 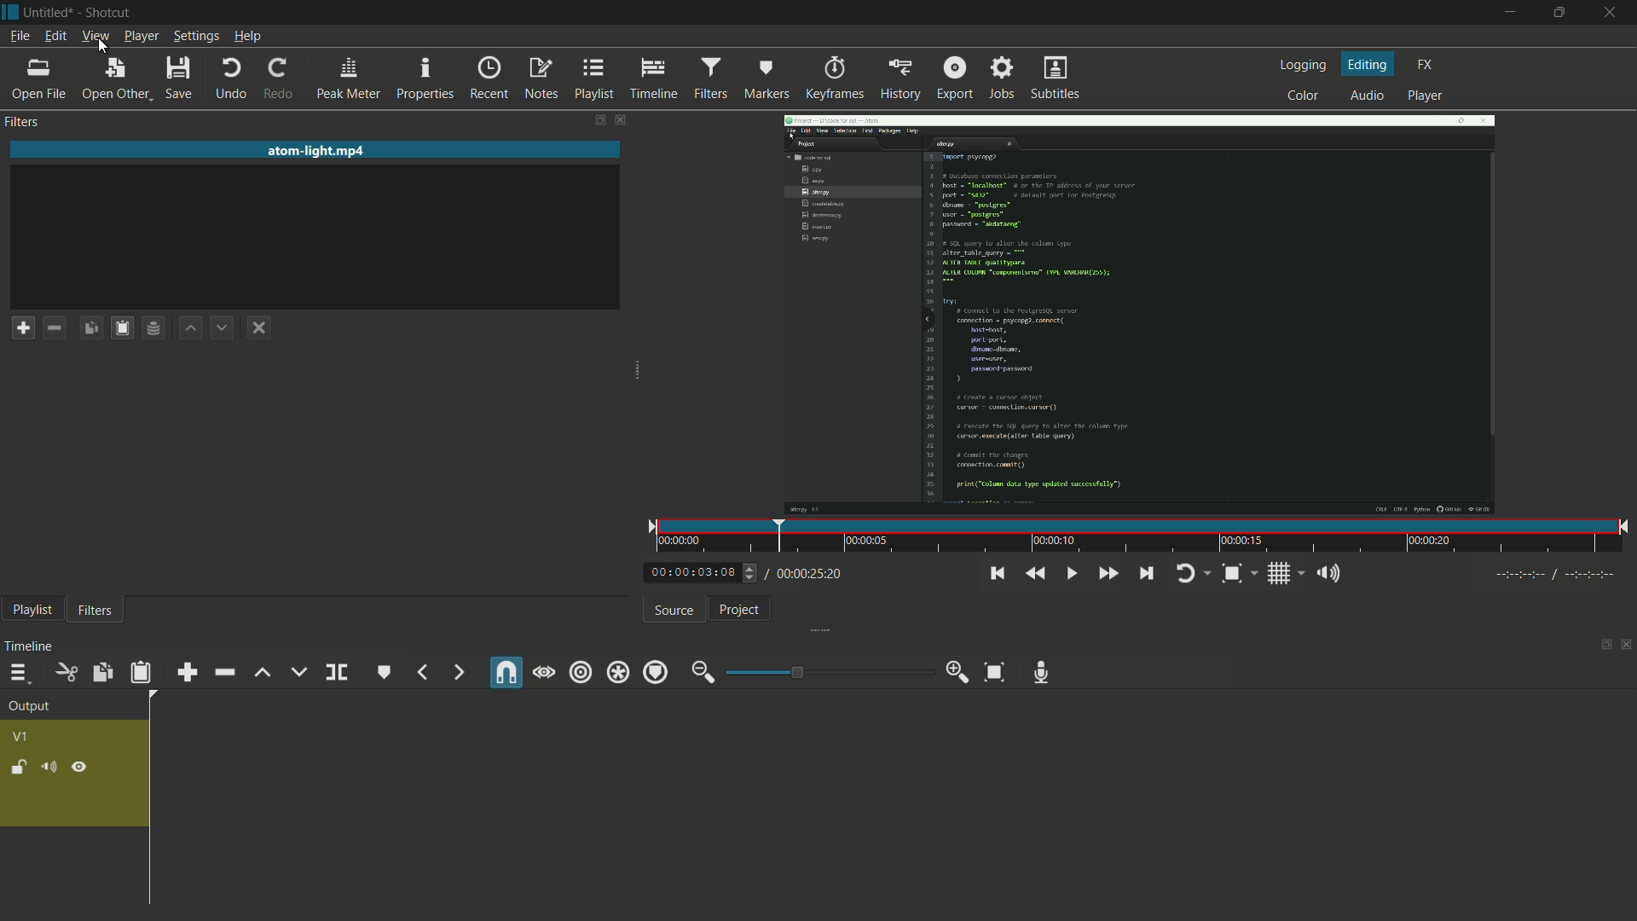 I want to click on timeline, so click(x=28, y=647).